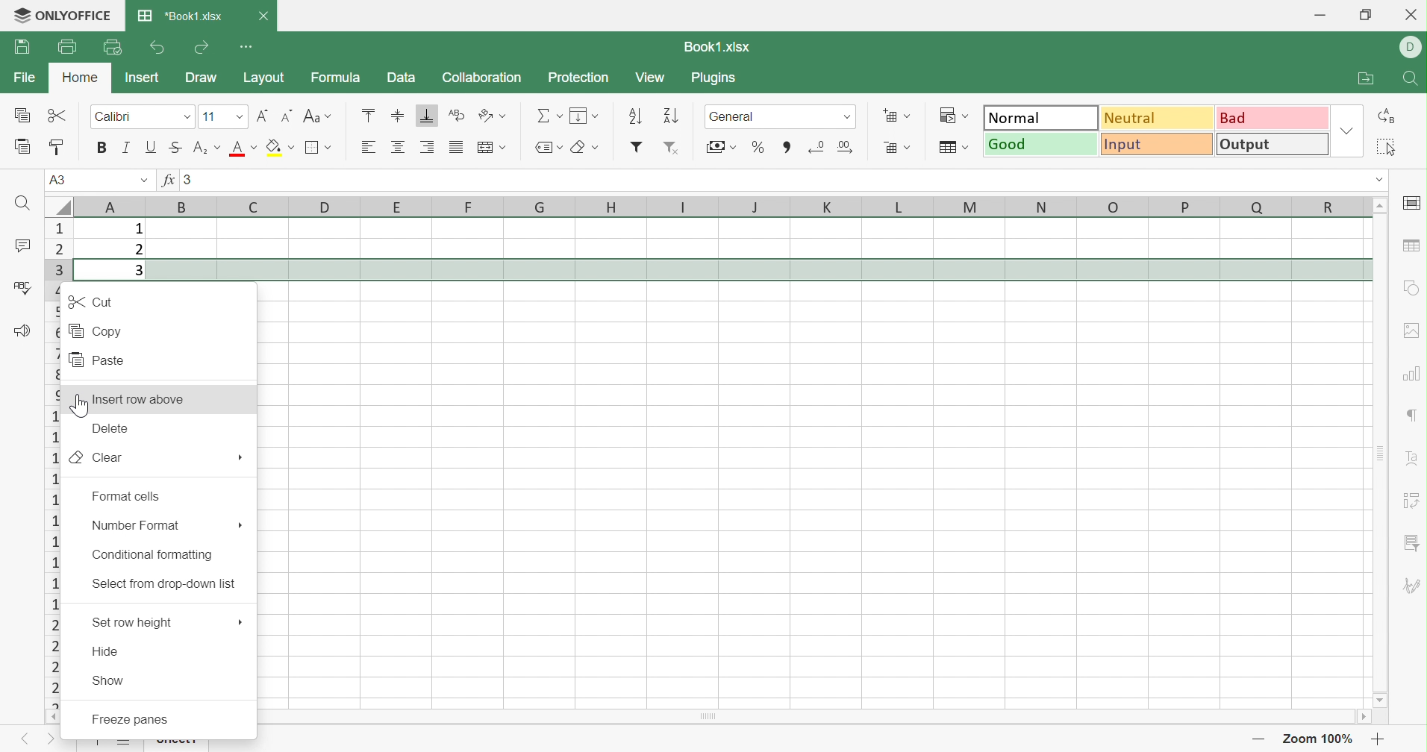 Image resolution: width=1427 pixels, height=752 pixels. I want to click on Neutral, so click(1158, 117).